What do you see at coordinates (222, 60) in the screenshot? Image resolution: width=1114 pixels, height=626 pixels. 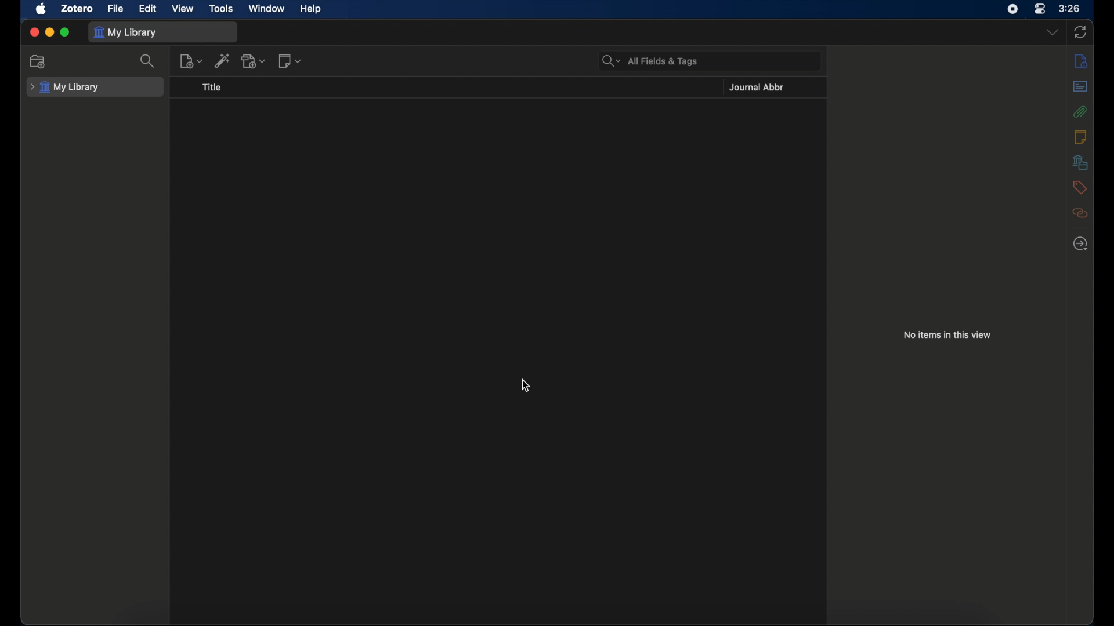 I see `add item b y identifier` at bounding box center [222, 60].